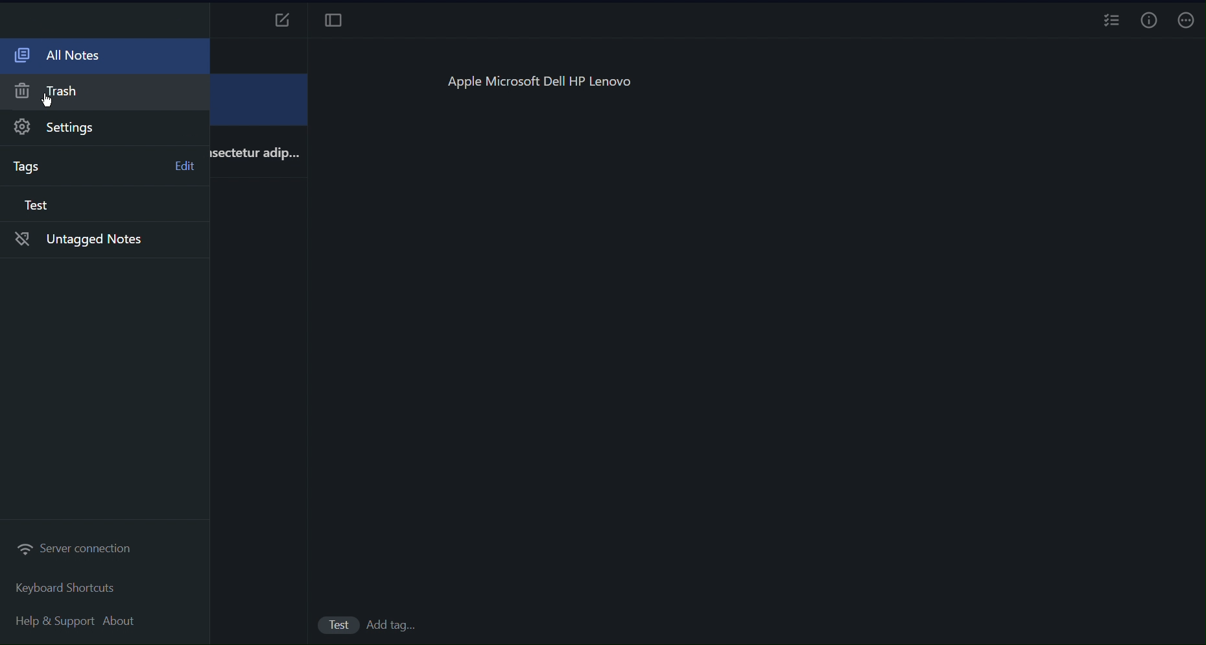 Image resolution: width=1206 pixels, height=645 pixels. I want to click on Checklist, so click(1111, 19).